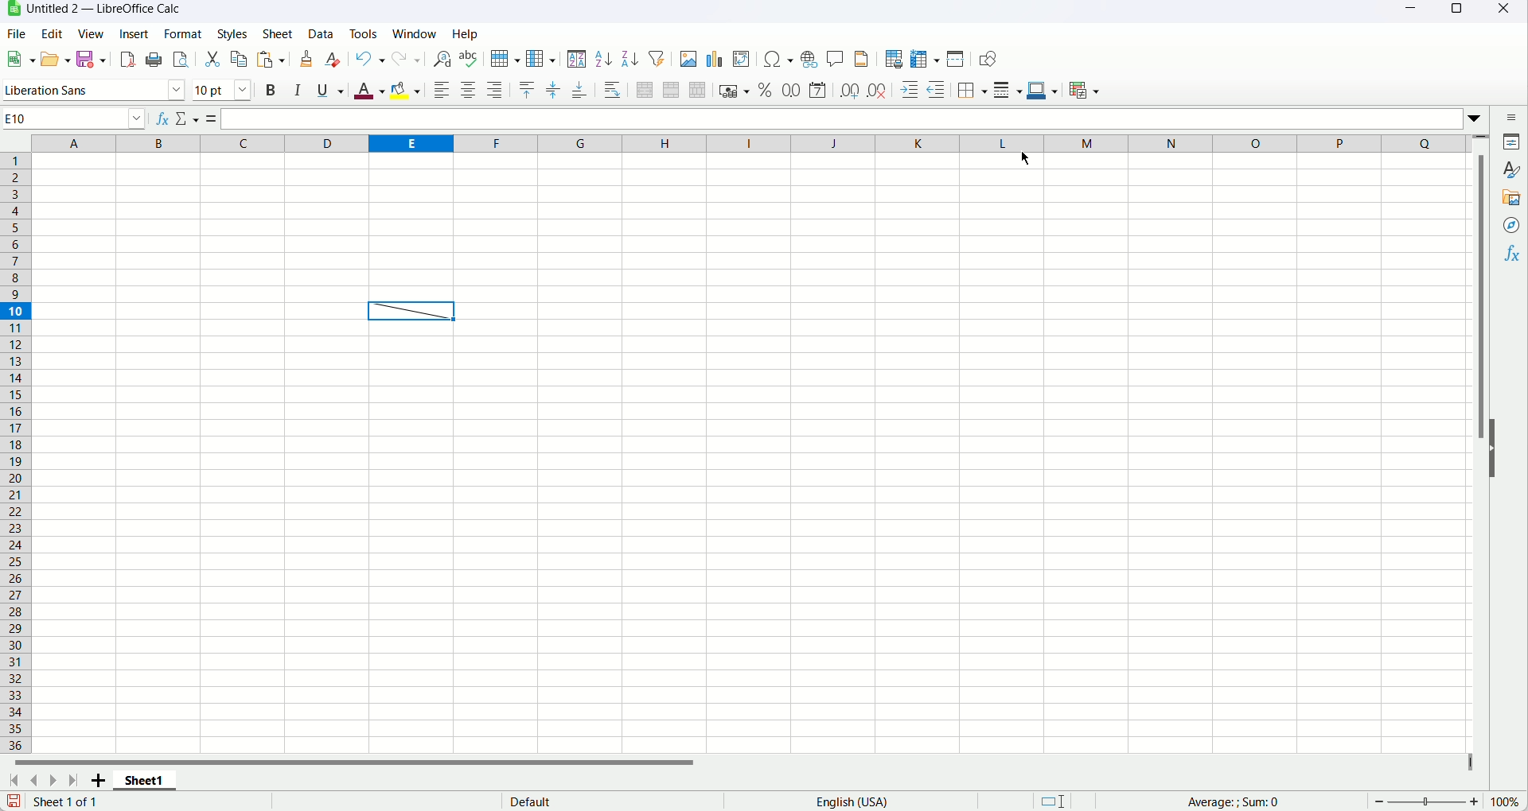 Image resolution: width=1528 pixels, height=811 pixels. What do you see at coordinates (95, 91) in the screenshot?
I see `Font name` at bounding box center [95, 91].